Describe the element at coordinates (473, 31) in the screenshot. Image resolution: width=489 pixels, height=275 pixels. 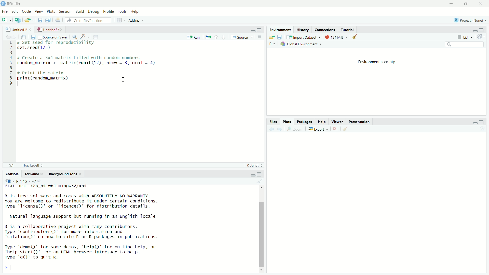
I see `minimise` at that location.